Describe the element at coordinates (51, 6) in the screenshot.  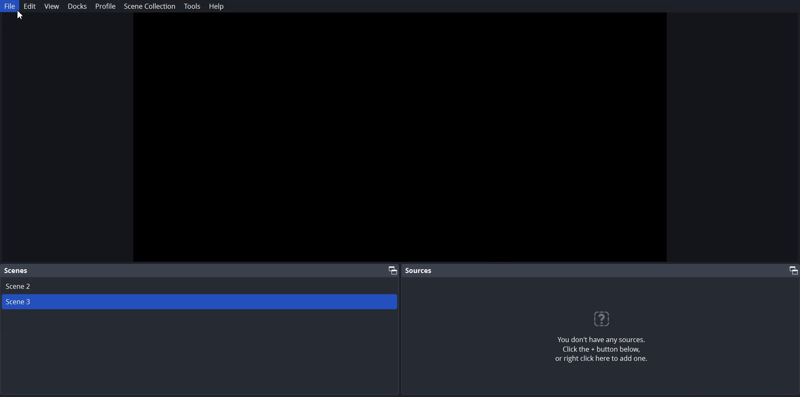
I see `View` at that location.